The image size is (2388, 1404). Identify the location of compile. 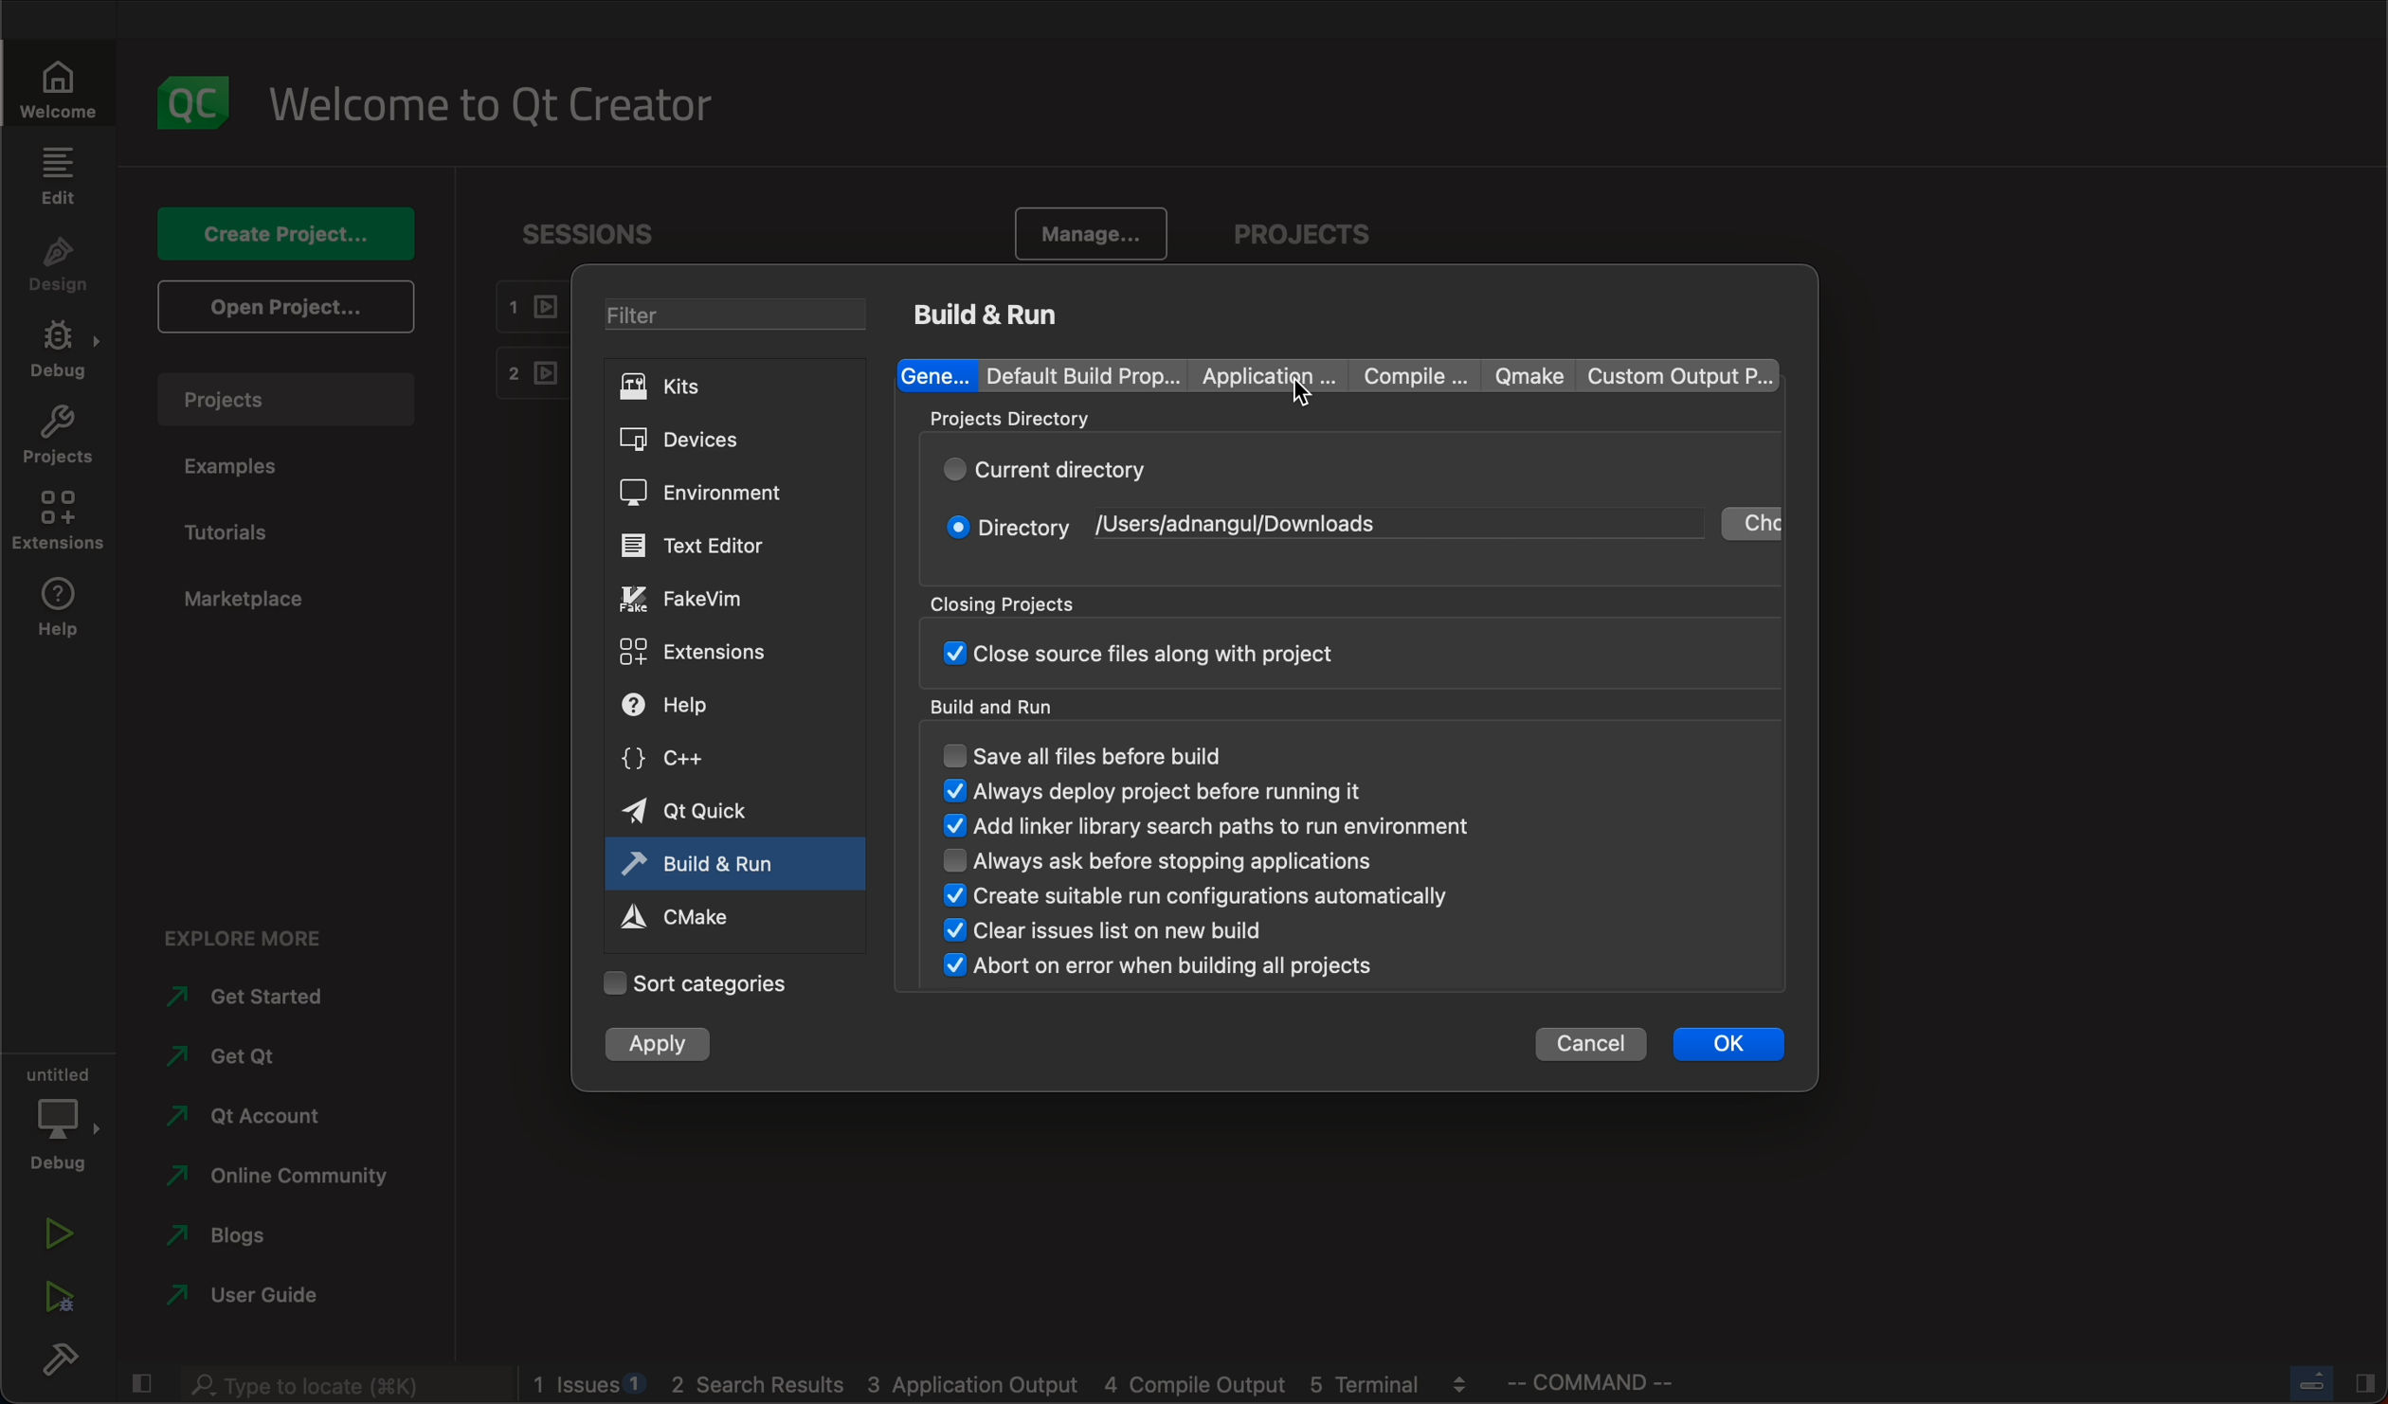
(1411, 377).